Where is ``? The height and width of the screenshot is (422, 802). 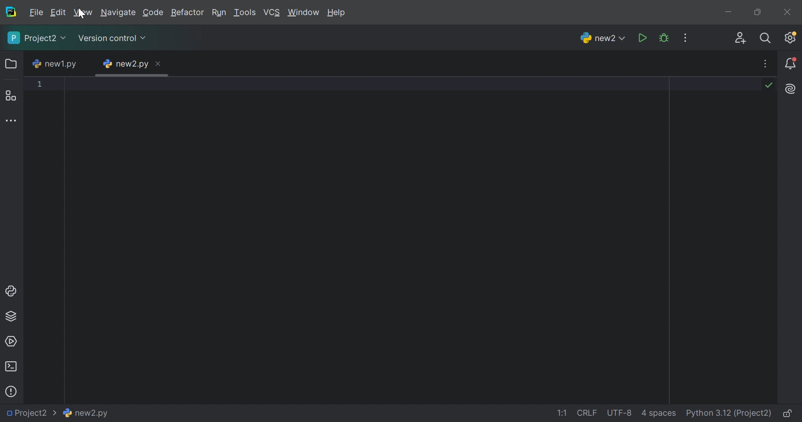  is located at coordinates (12, 95).